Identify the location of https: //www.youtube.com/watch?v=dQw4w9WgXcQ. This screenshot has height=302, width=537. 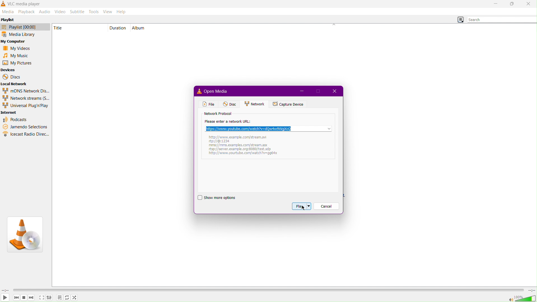
(268, 129).